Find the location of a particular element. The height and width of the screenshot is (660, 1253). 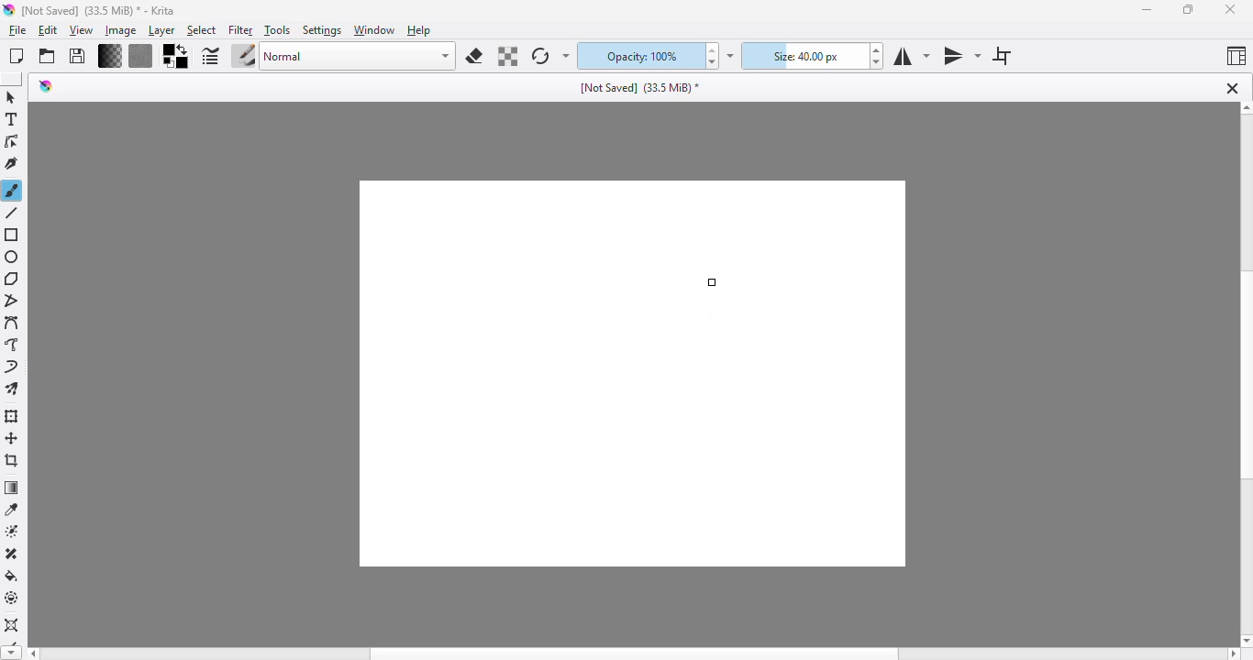

window is located at coordinates (375, 30).